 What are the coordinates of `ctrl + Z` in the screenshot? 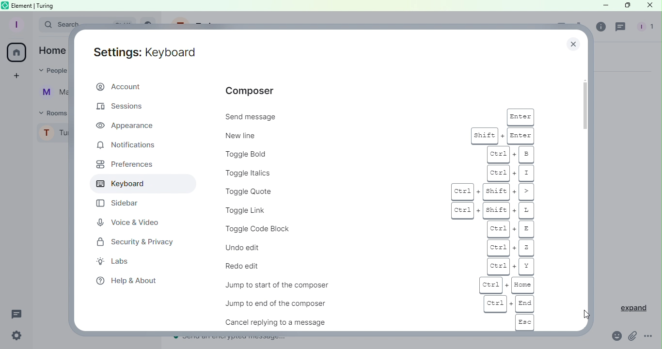 It's located at (511, 247).